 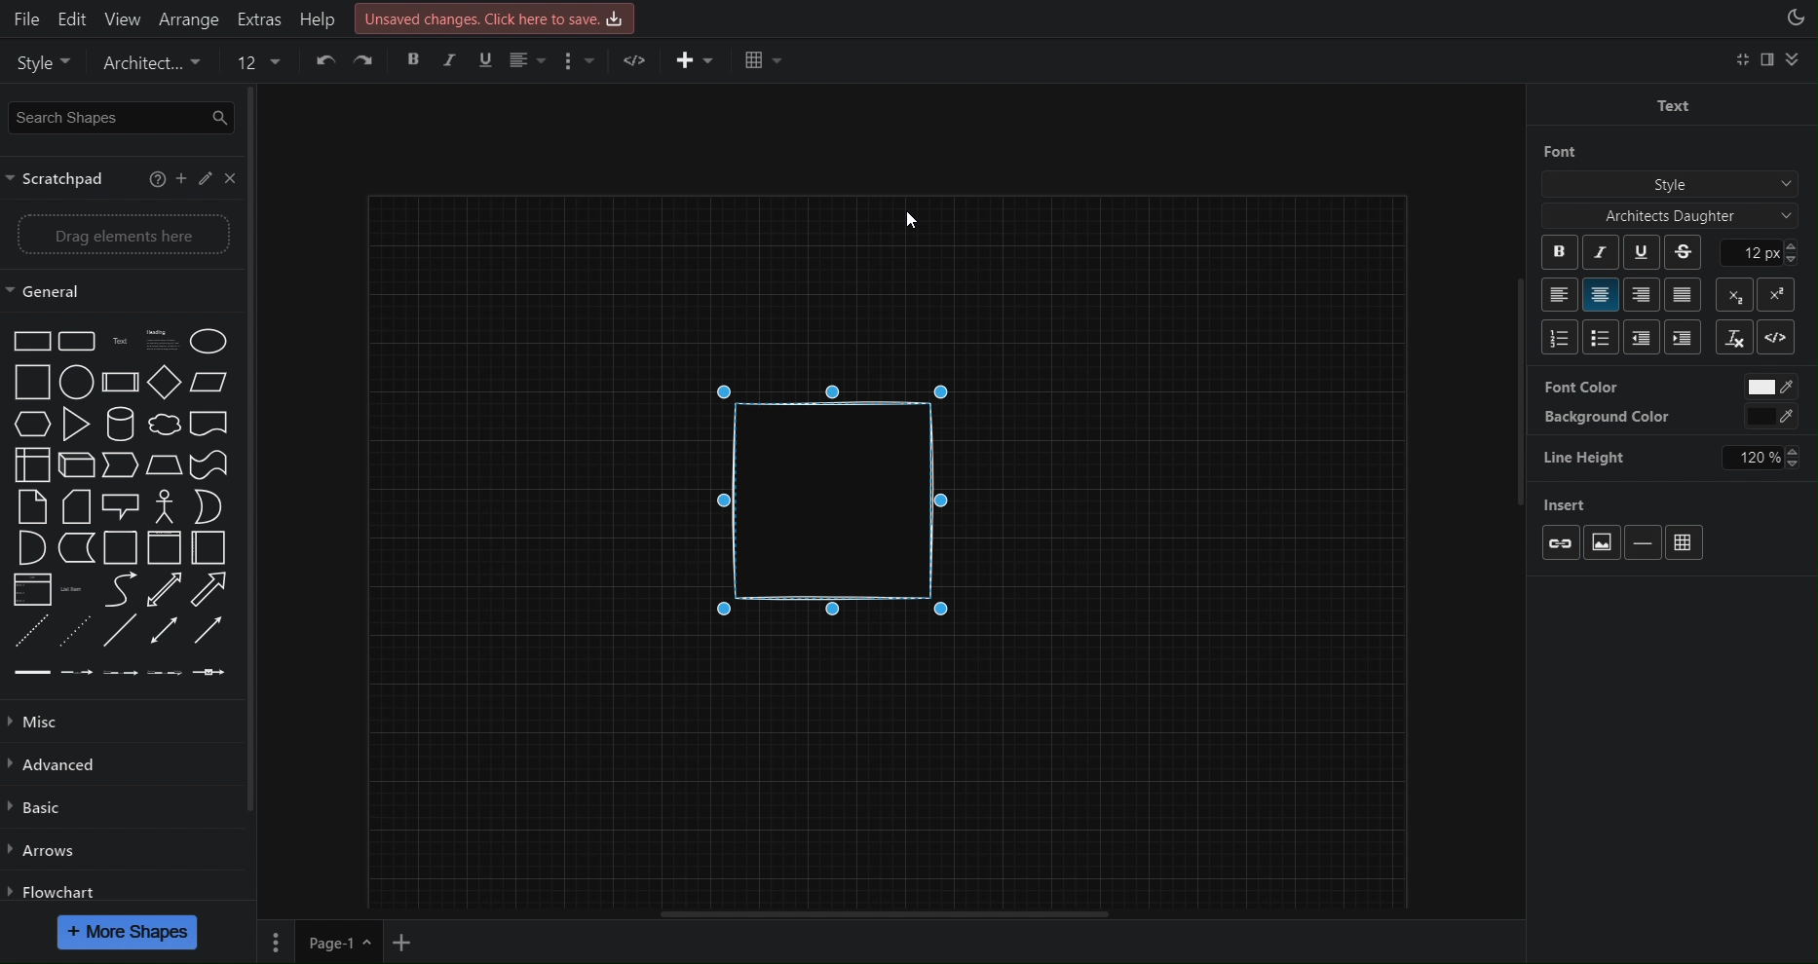 What do you see at coordinates (1668, 182) in the screenshot?
I see `Style` at bounding box center [1668, 182].